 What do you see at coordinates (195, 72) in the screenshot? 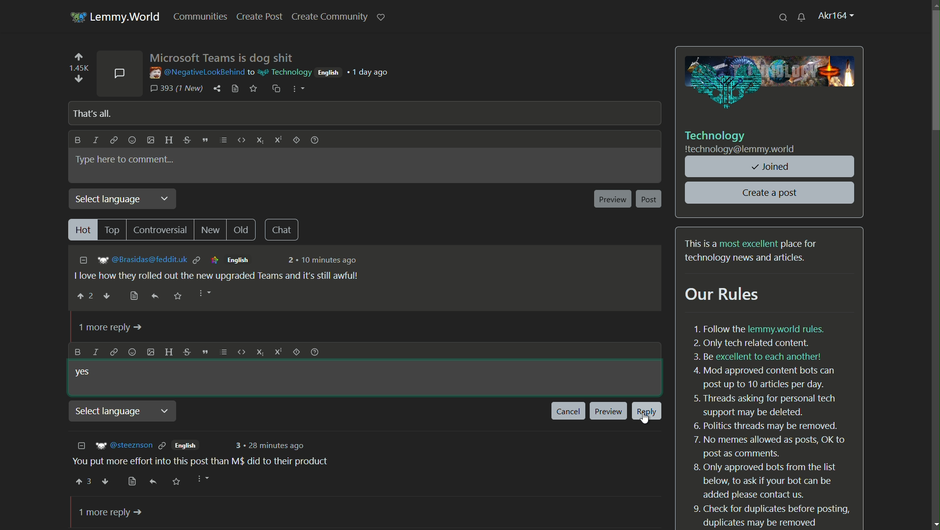
I see `username` at bounding box center [195, 72].